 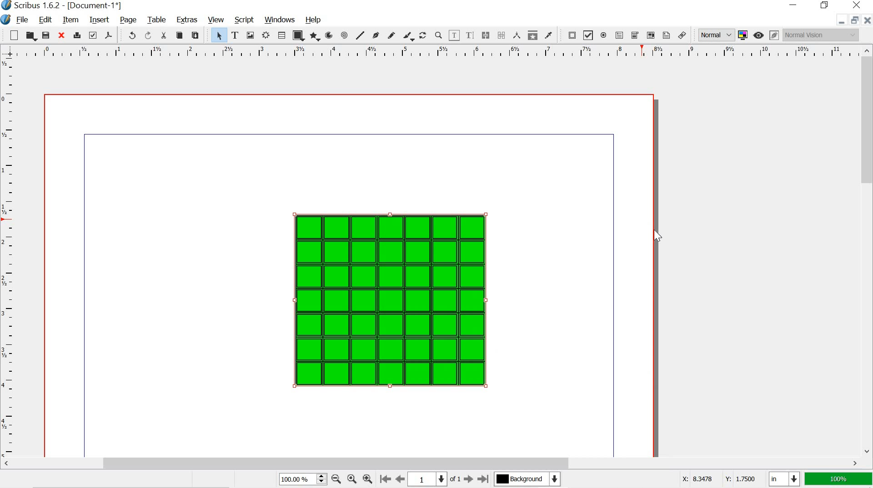 I want to click on zoom out, so click(x=335, y=478).